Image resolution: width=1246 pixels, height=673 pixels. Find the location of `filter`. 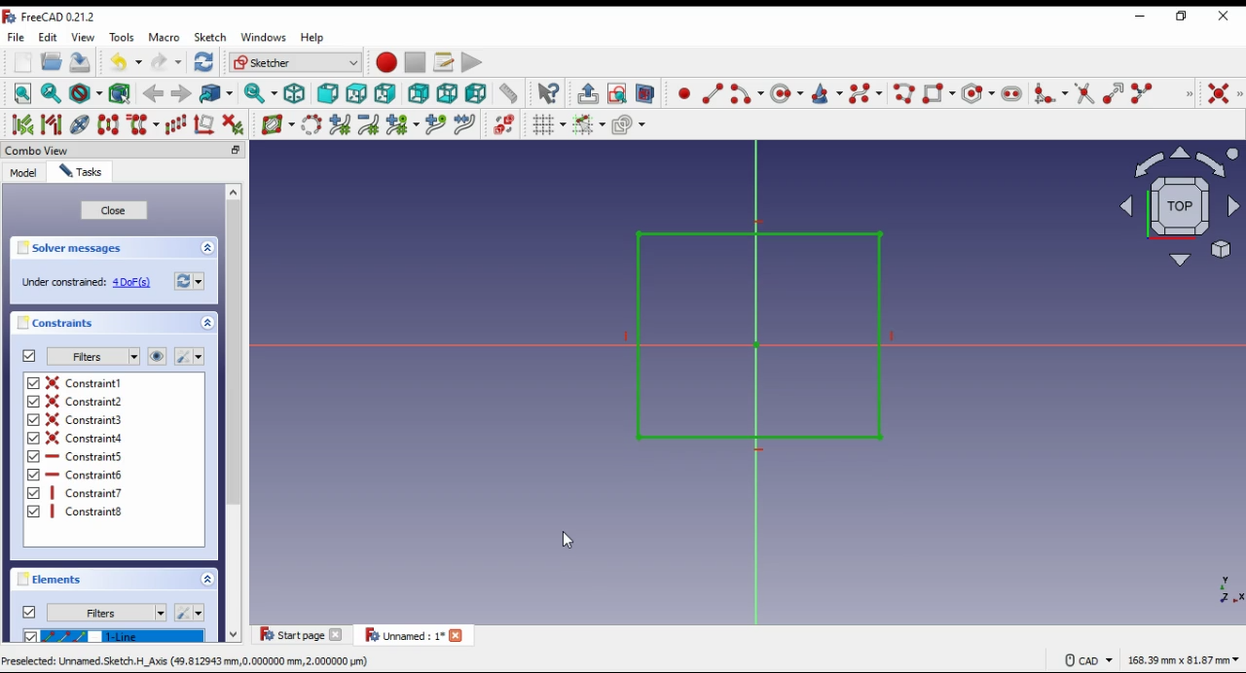

filter is located at coordinates (92, 357).